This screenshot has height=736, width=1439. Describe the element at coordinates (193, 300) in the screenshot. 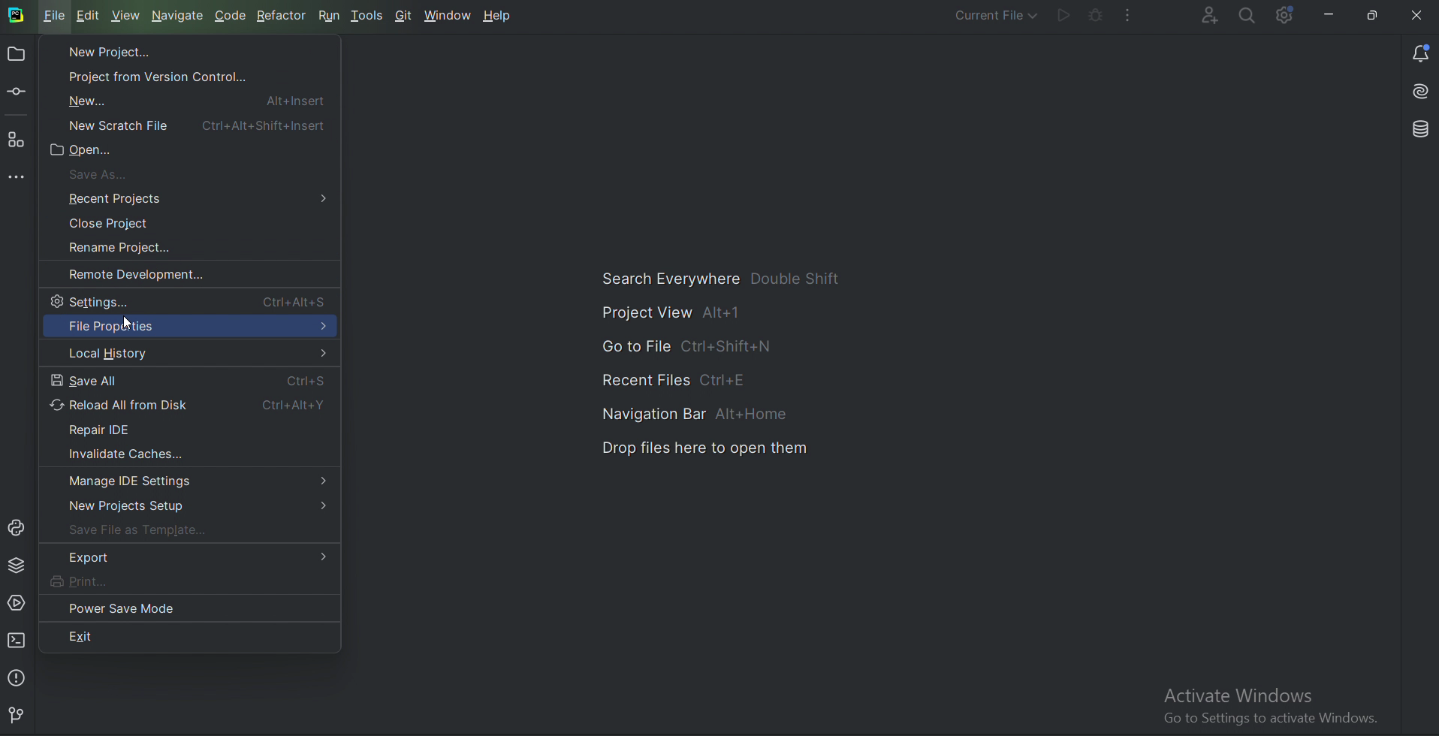

I see `Settings` at that location.